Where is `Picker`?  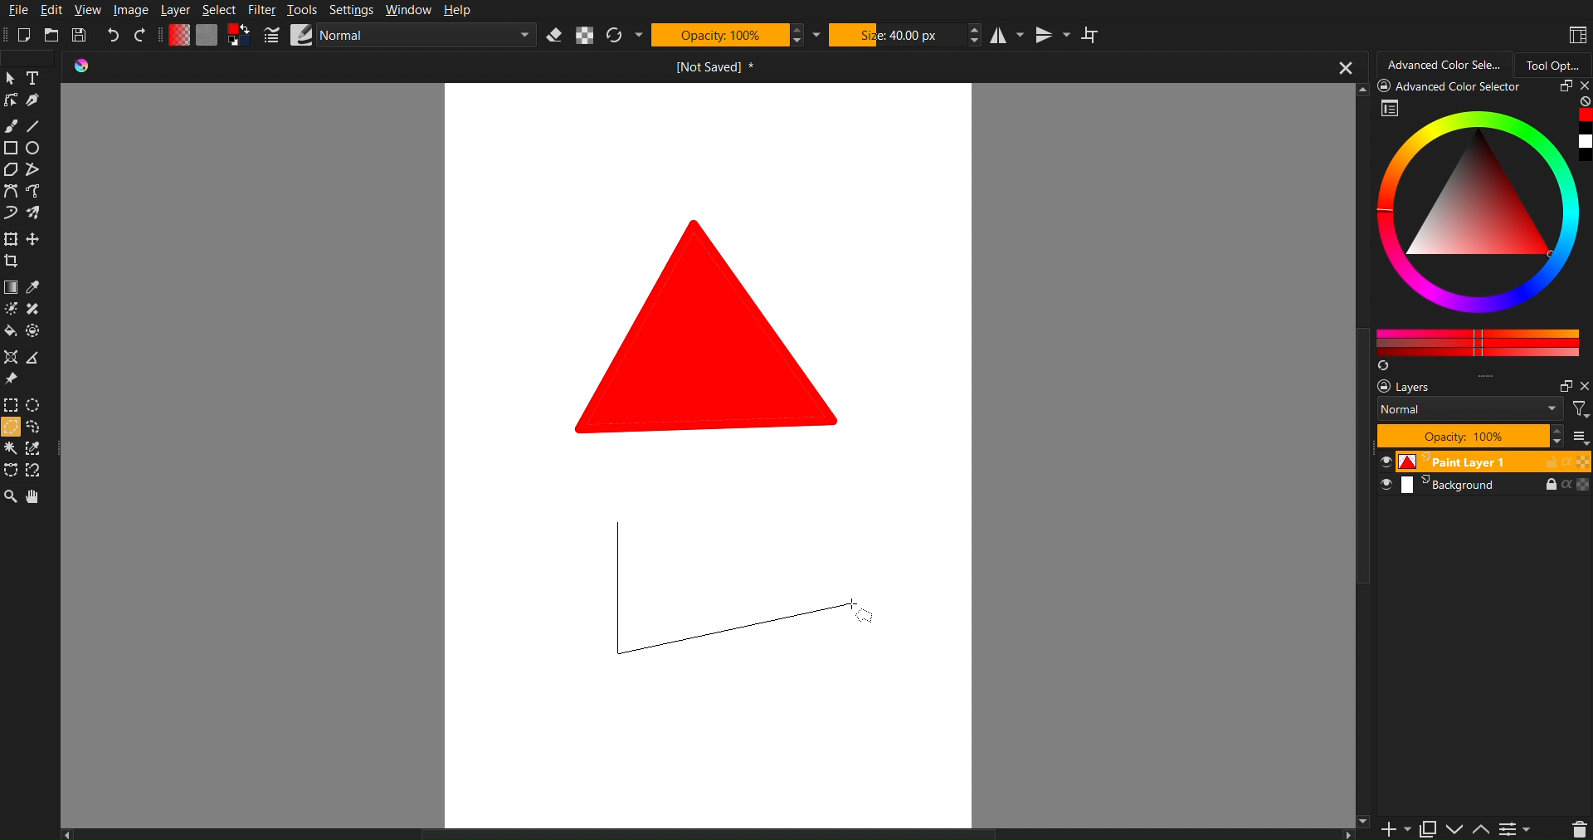 Picker is located at coordinates (10, 193).